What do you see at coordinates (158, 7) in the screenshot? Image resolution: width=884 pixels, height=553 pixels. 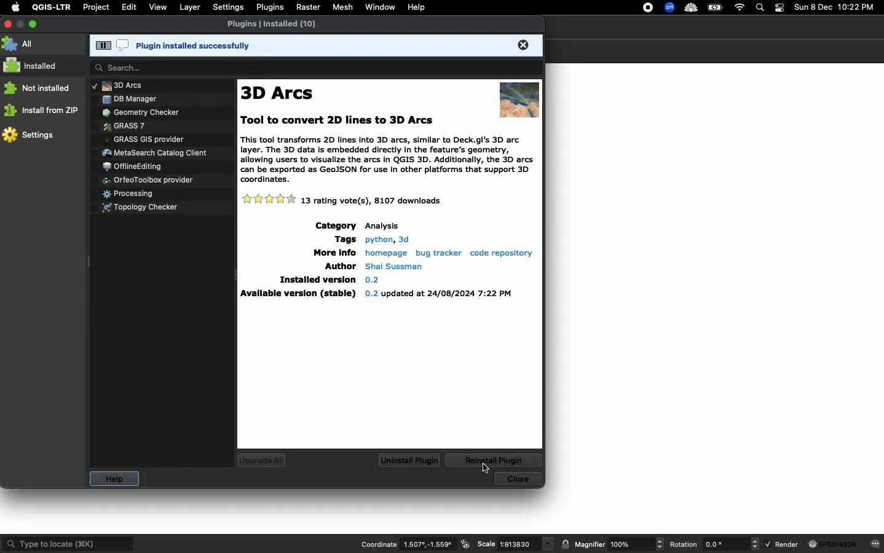 I see `View` at bounding box center [158, 7].